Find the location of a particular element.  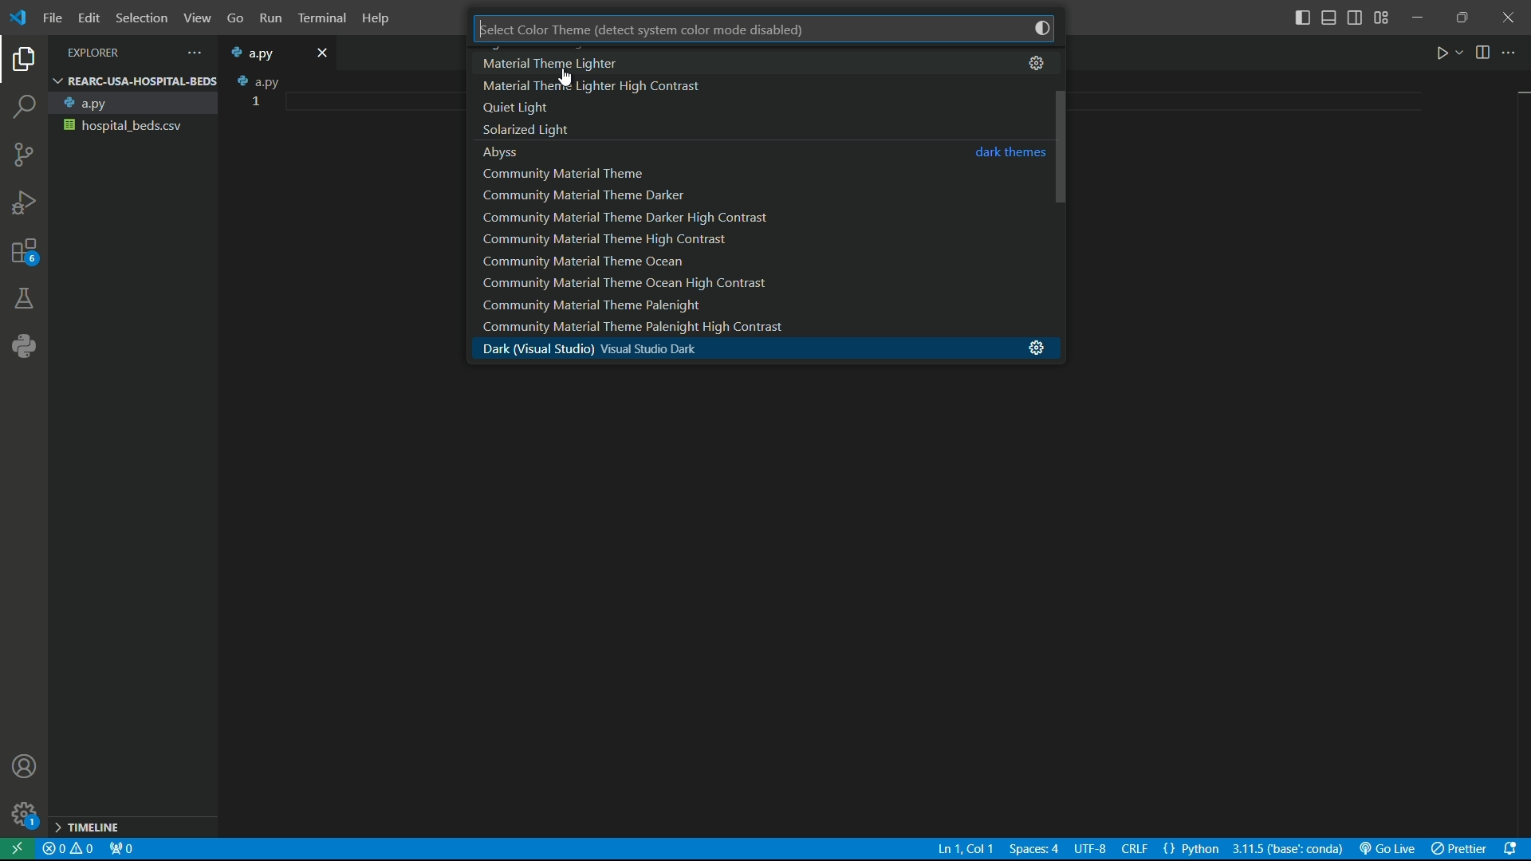

CRLF is located at coordinates (1120, 850).